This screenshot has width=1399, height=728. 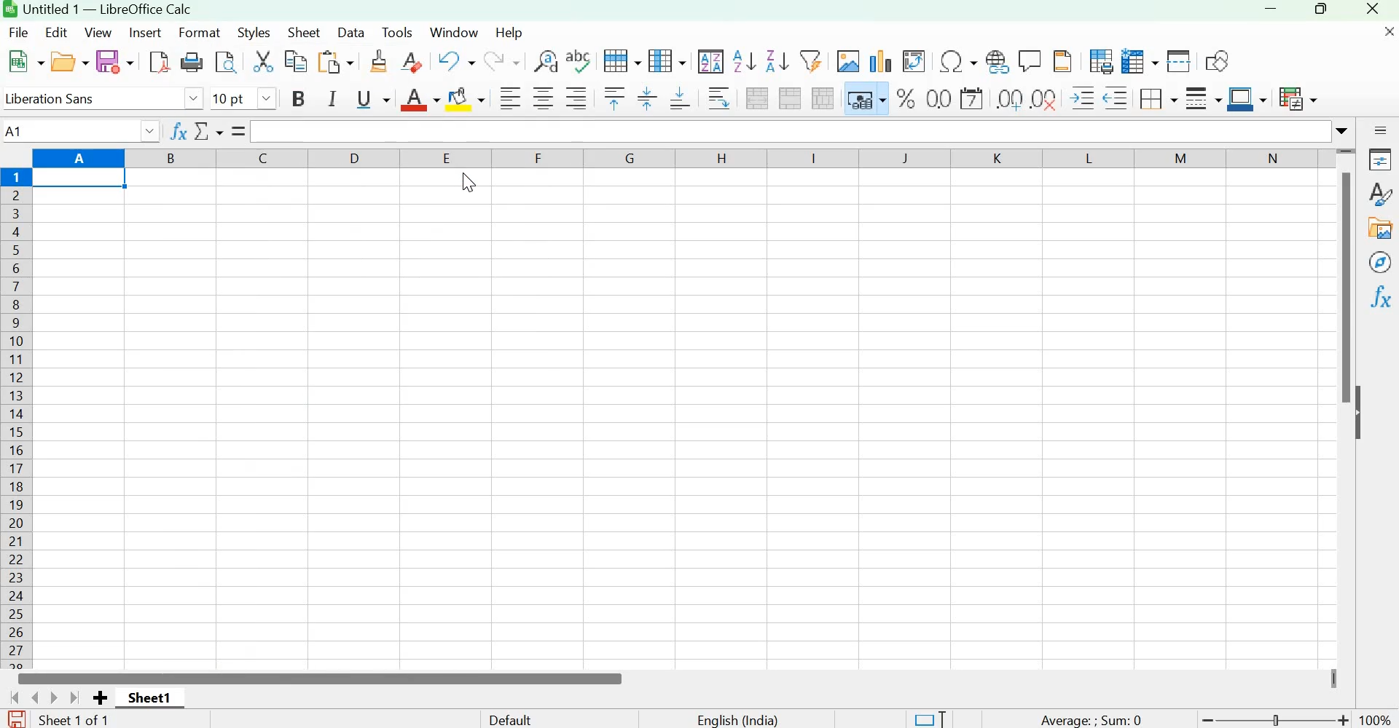 What do you see at coordinates (69, 62) in the screenshot?
I see `Open` at bounding box center [69, 62].